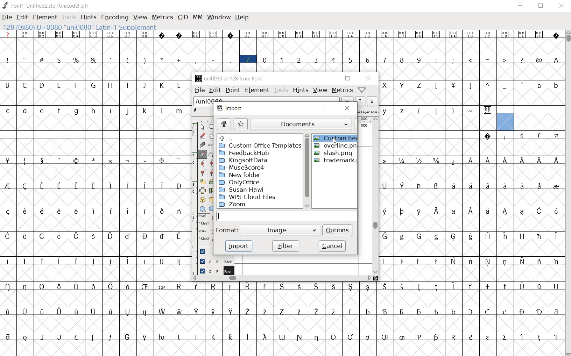  I want to click on glyph, so click(111, 286).